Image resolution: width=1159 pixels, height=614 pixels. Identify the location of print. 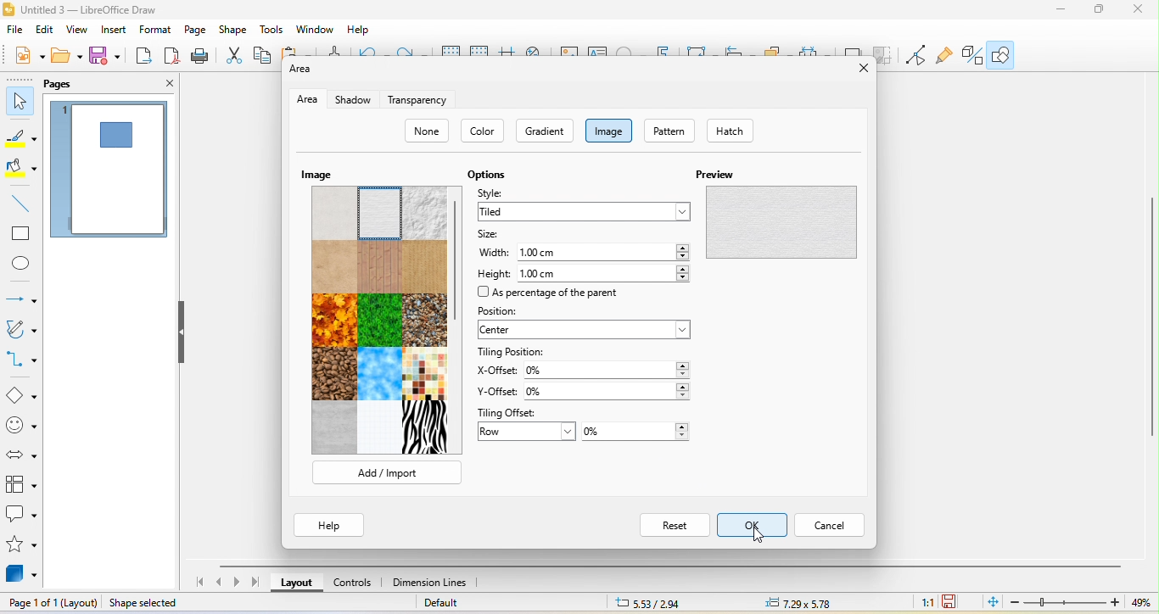
(204, 58).